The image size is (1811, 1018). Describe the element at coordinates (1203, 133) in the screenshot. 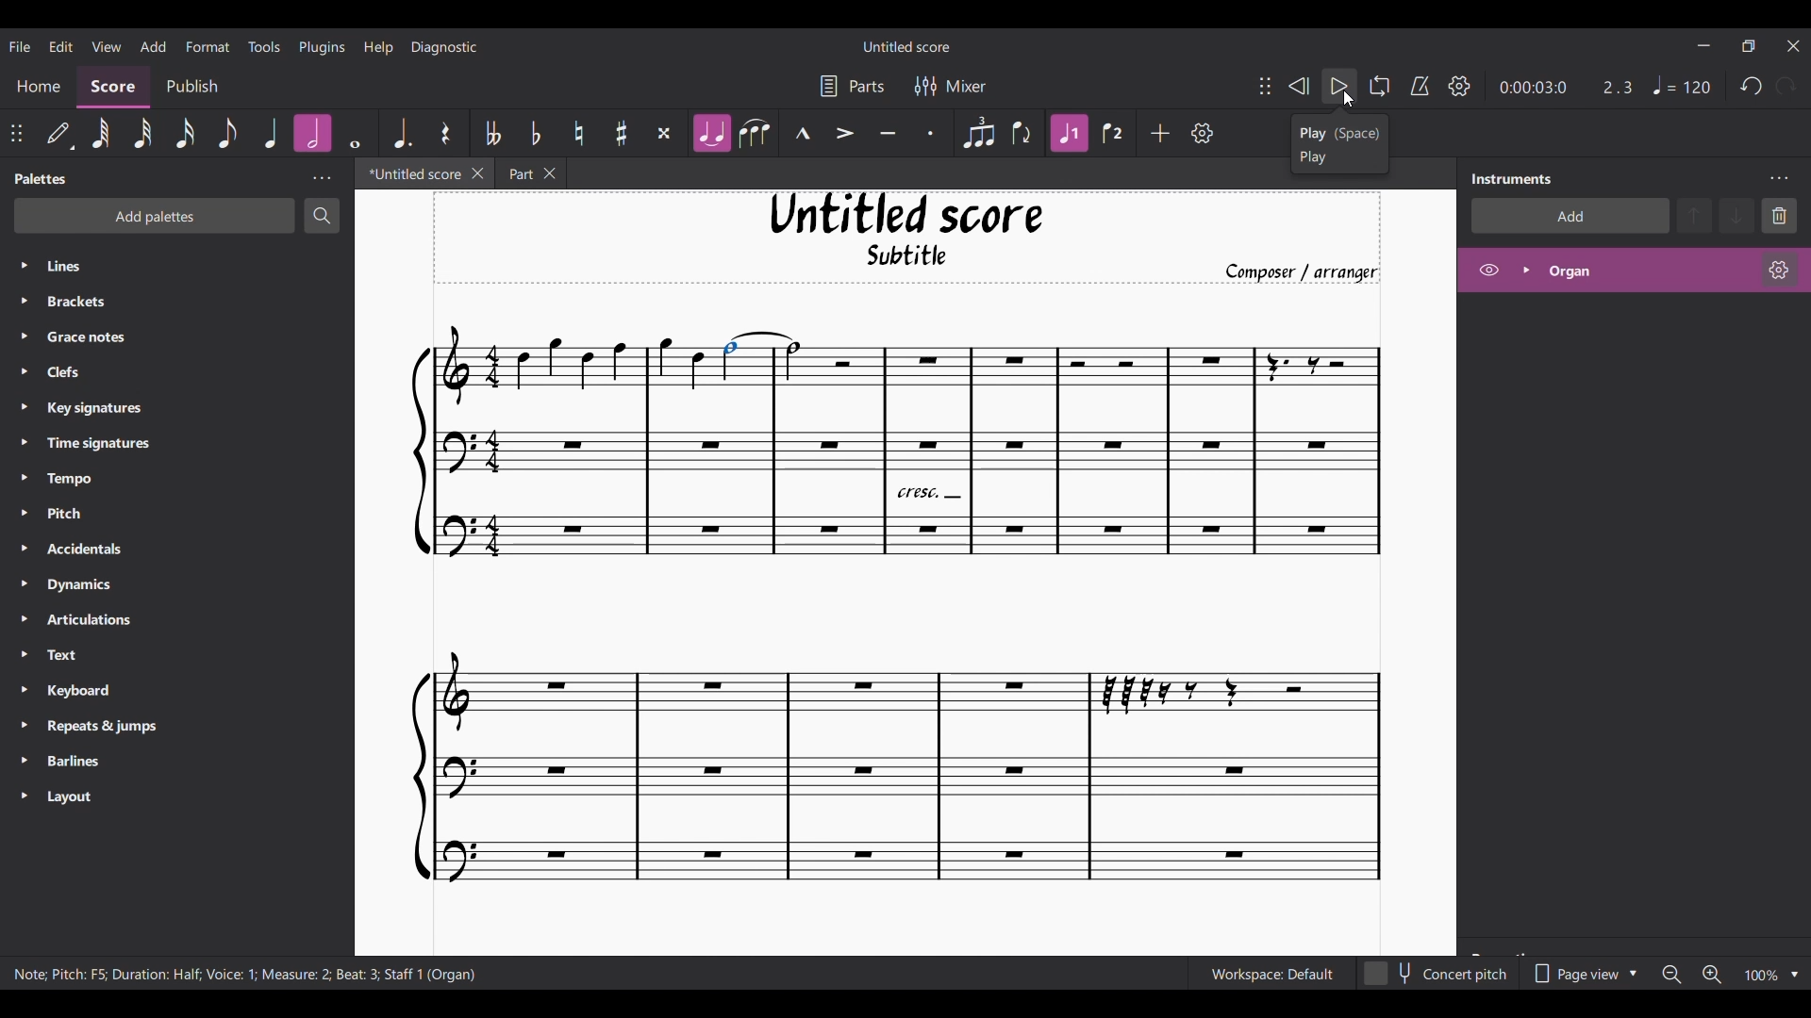

I see `Customize toolbar` at that location.